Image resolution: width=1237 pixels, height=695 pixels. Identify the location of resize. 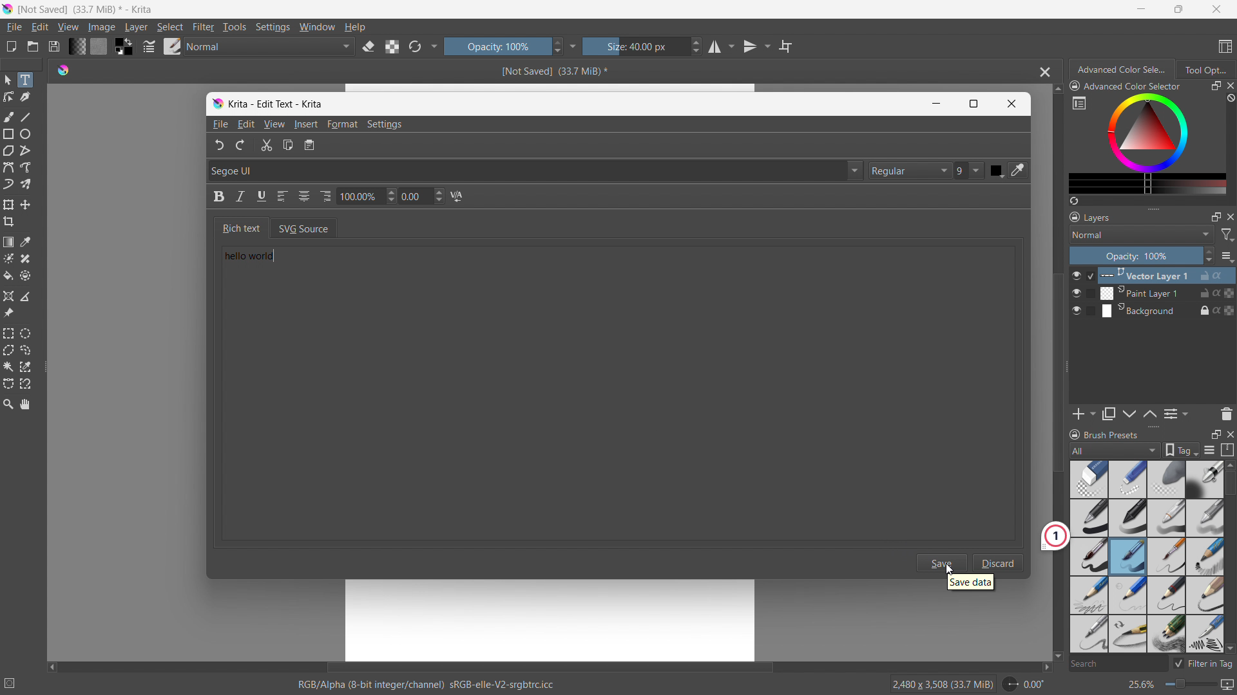
(1067, 367).